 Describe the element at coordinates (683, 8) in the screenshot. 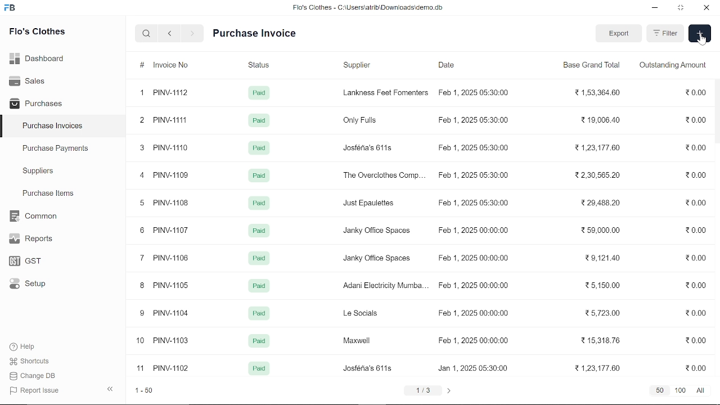

I see `restore down` at that location.